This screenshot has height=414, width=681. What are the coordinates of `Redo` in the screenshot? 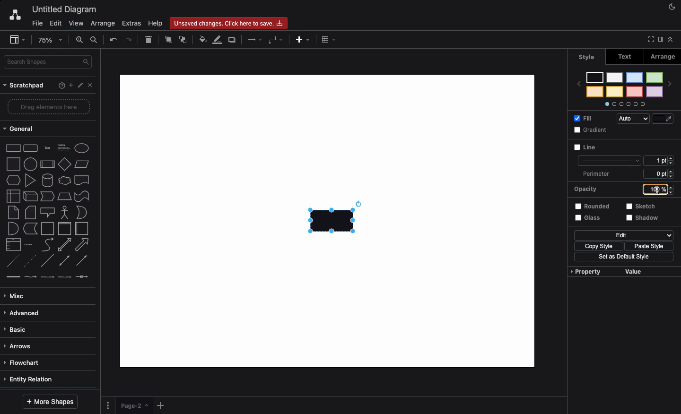 It's located at (130, 41).